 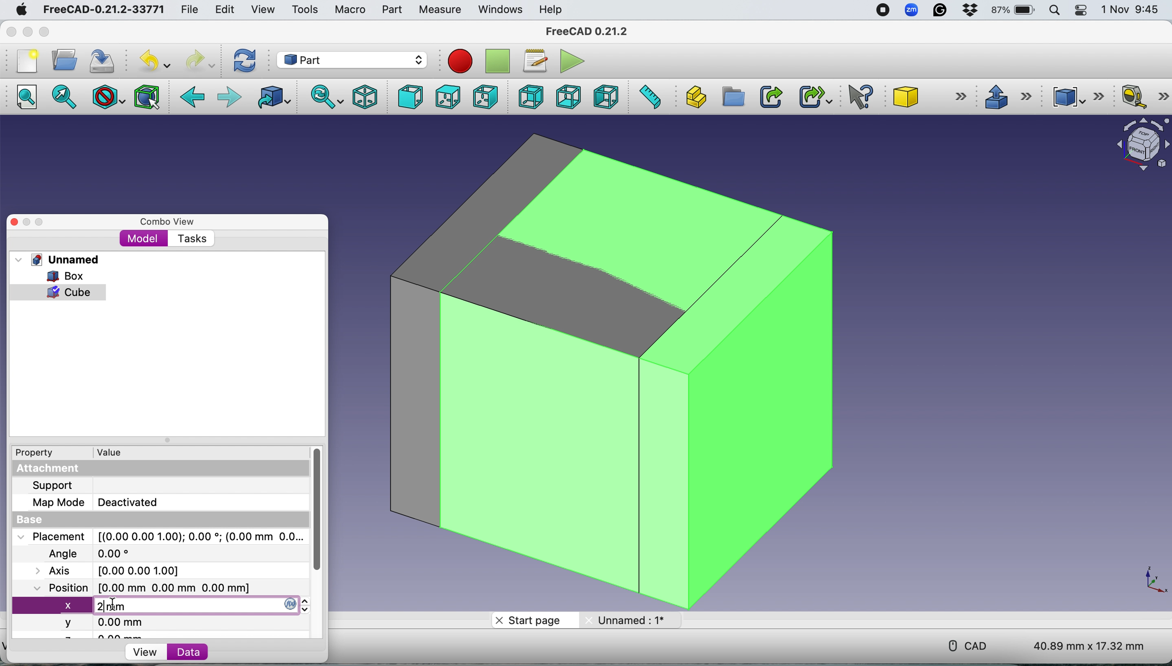 I want to click on Edit, so click(x=223, y=10).